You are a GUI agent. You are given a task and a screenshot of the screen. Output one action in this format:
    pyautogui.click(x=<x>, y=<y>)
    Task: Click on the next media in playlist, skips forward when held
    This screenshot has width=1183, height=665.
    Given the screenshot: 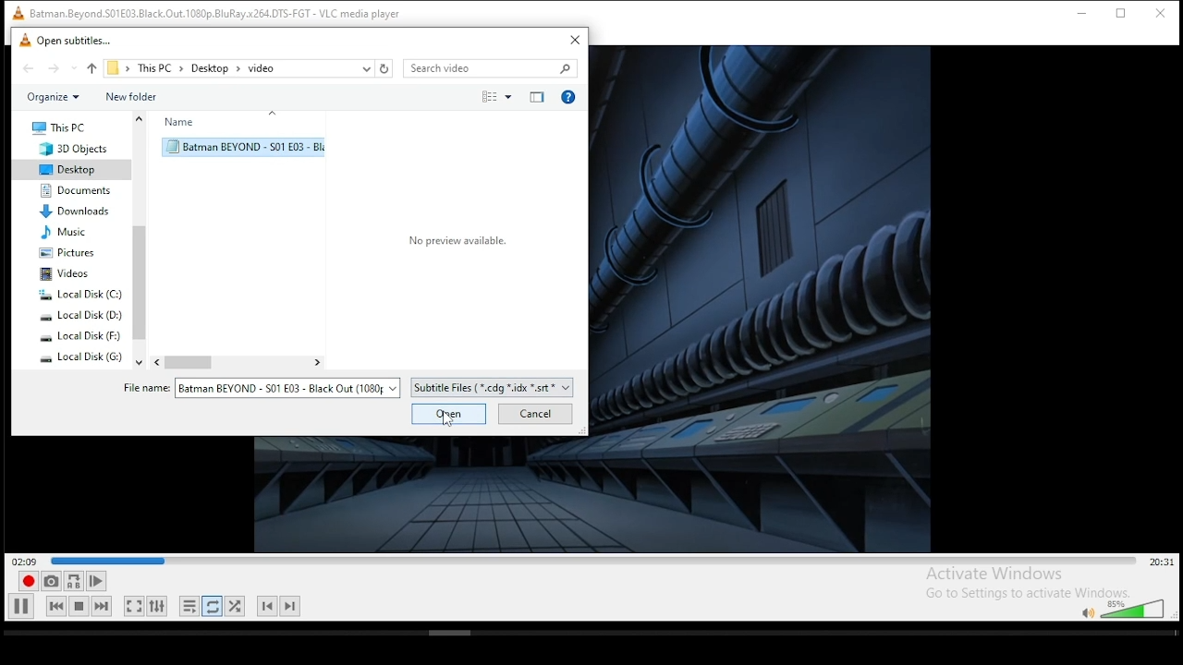 What is the action you would take?
    pyautogui.click(x=103, y=606)
    